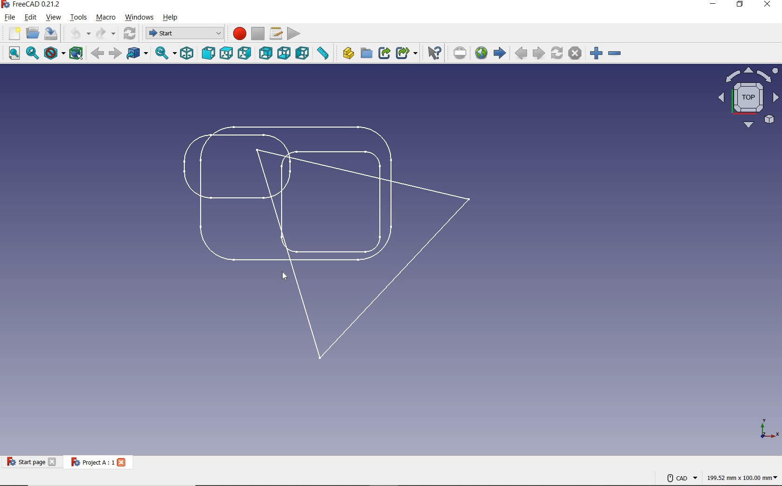  What do you see at coordinates (283, 53) in the screenshot?
I see `BOTTOM` at bounding box center [283, 53].